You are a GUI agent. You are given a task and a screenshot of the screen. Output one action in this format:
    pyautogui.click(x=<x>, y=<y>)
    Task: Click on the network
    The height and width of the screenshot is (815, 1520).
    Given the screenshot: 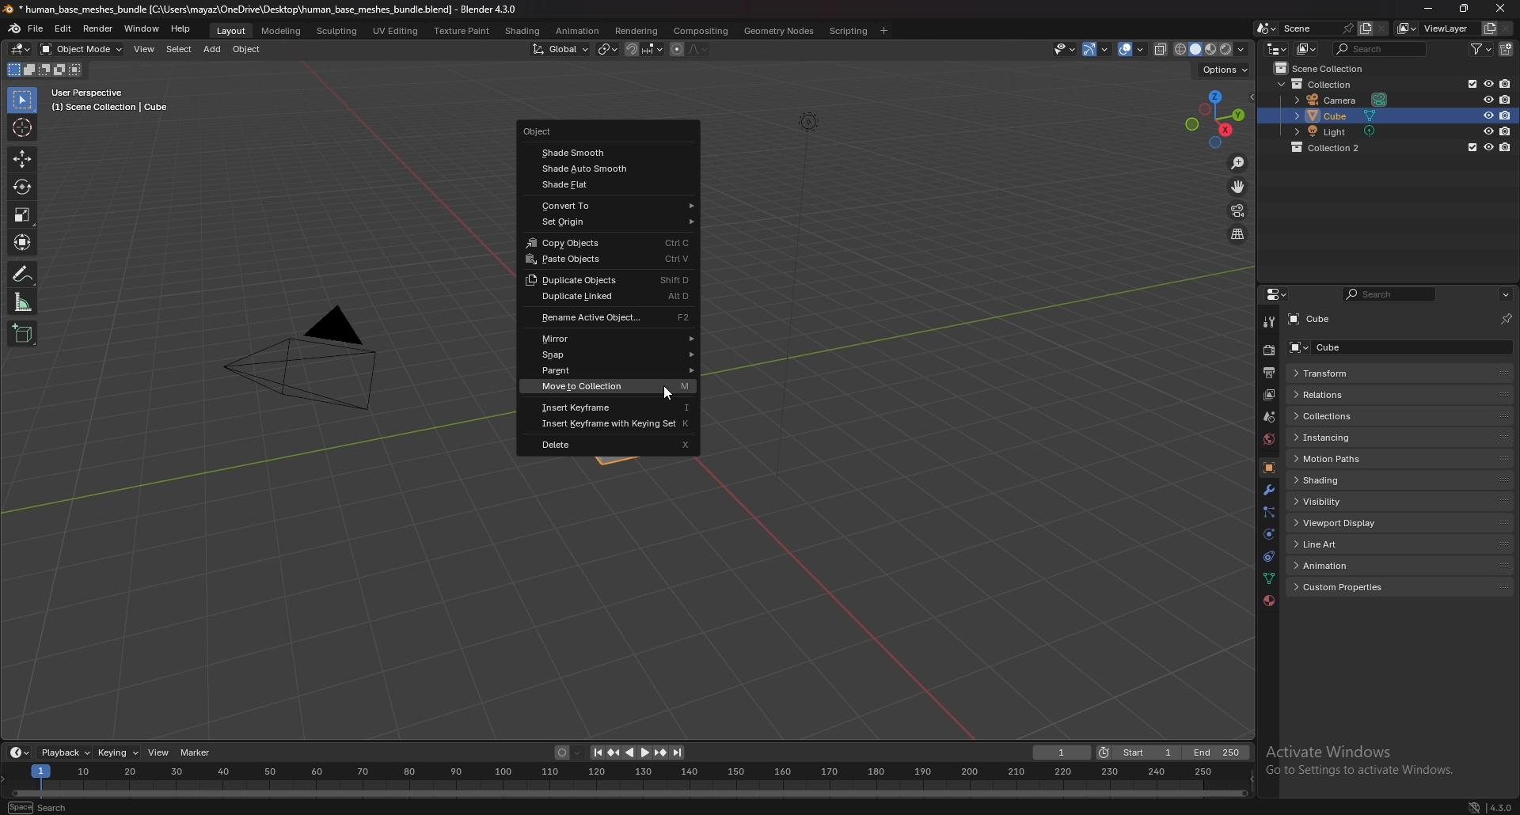 What is the action you would take?
    pyautogui.click(x=1472, y=806)
    